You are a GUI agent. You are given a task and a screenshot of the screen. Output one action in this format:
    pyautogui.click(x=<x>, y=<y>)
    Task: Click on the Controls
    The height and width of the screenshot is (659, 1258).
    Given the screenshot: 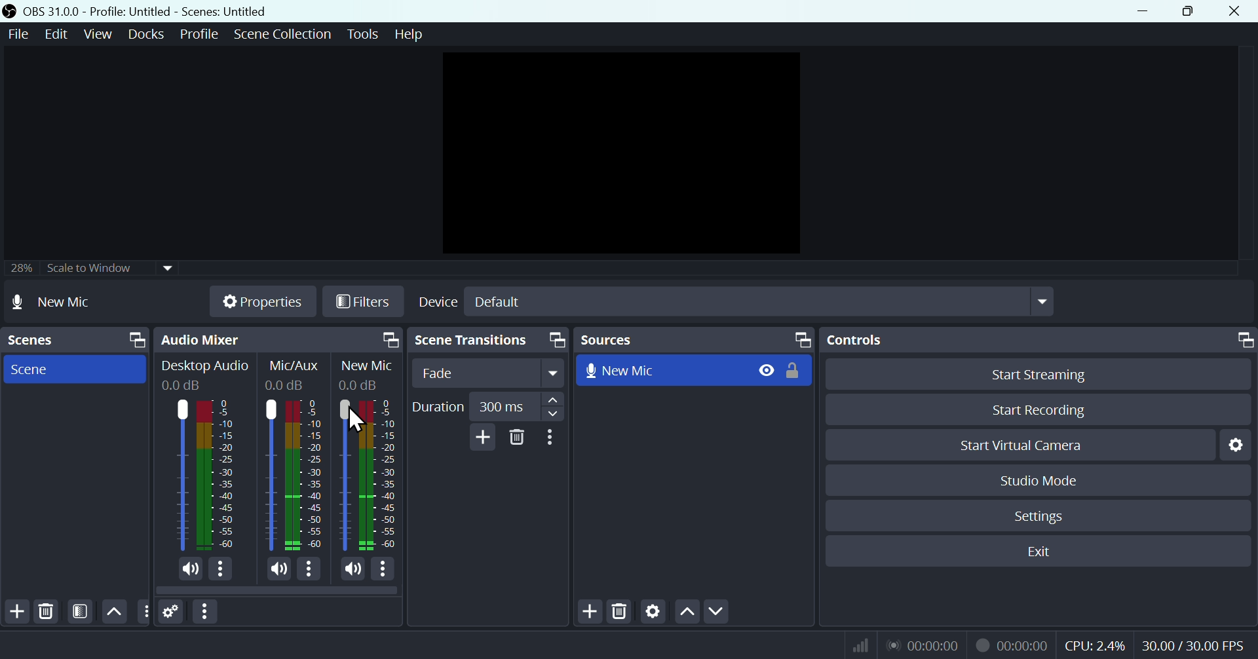 What is the action you would take?
    pyautogui.click(x=1041, y=340)
    